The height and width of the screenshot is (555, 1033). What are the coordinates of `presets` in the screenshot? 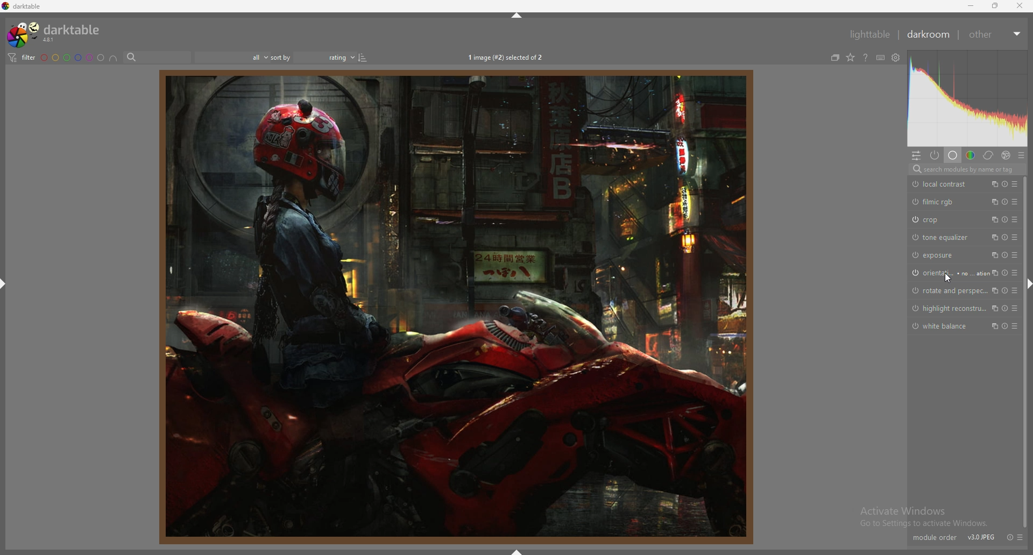 It's located at (1021, 156).